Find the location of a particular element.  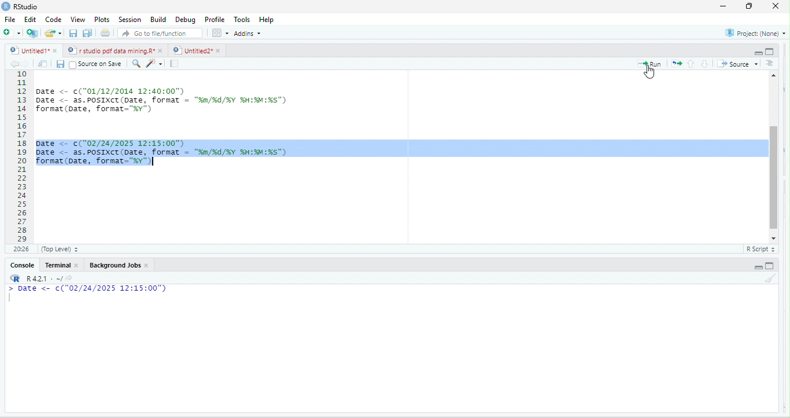

go to file/function is located at coordinates (157, 35).